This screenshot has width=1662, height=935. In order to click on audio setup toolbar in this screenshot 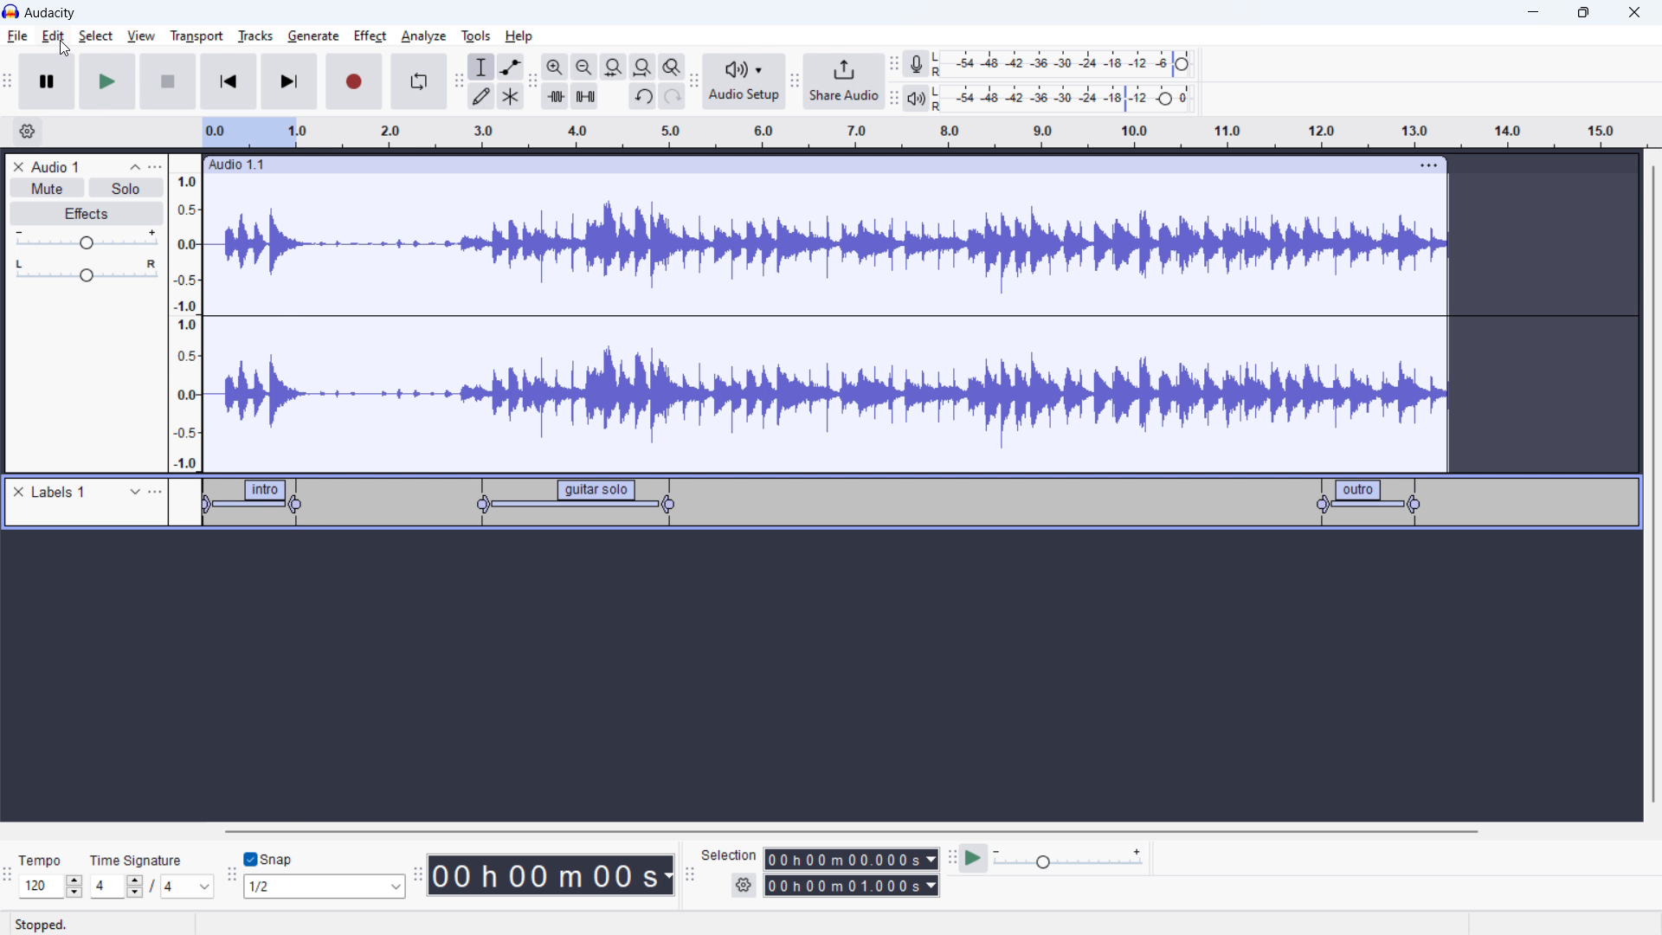, I will do `click(693, 81)`.